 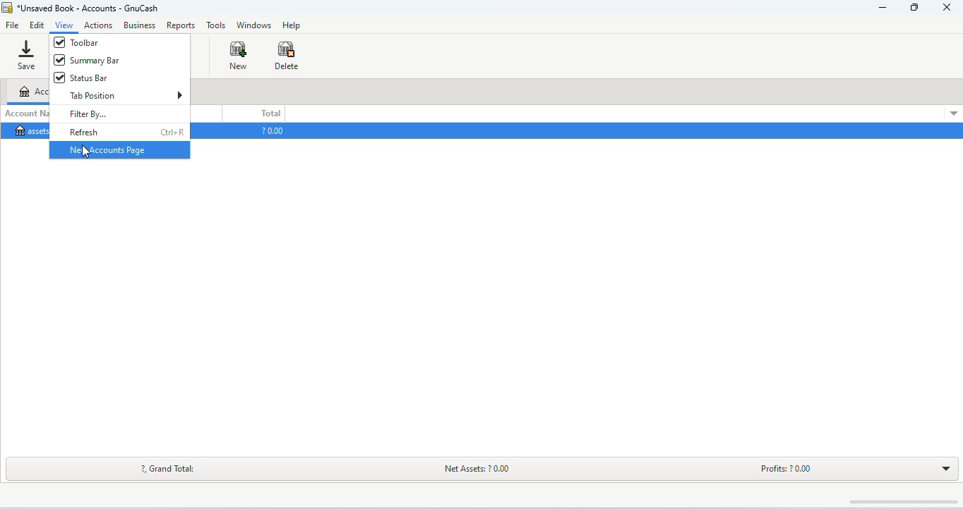 I want to click on save, so click(x=25, y=54).